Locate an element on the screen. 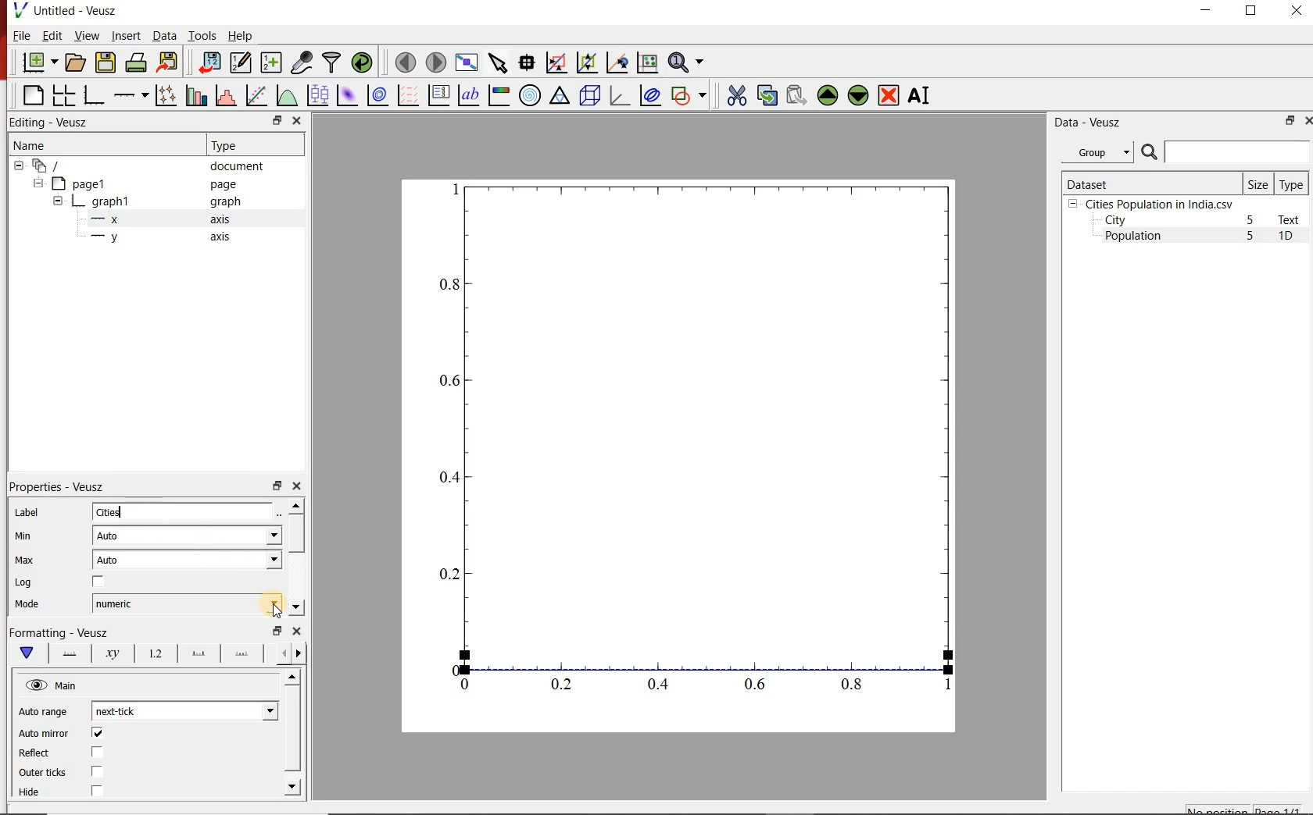 The image size is (1313, 815). filter data is located at coordinates (332, 63).